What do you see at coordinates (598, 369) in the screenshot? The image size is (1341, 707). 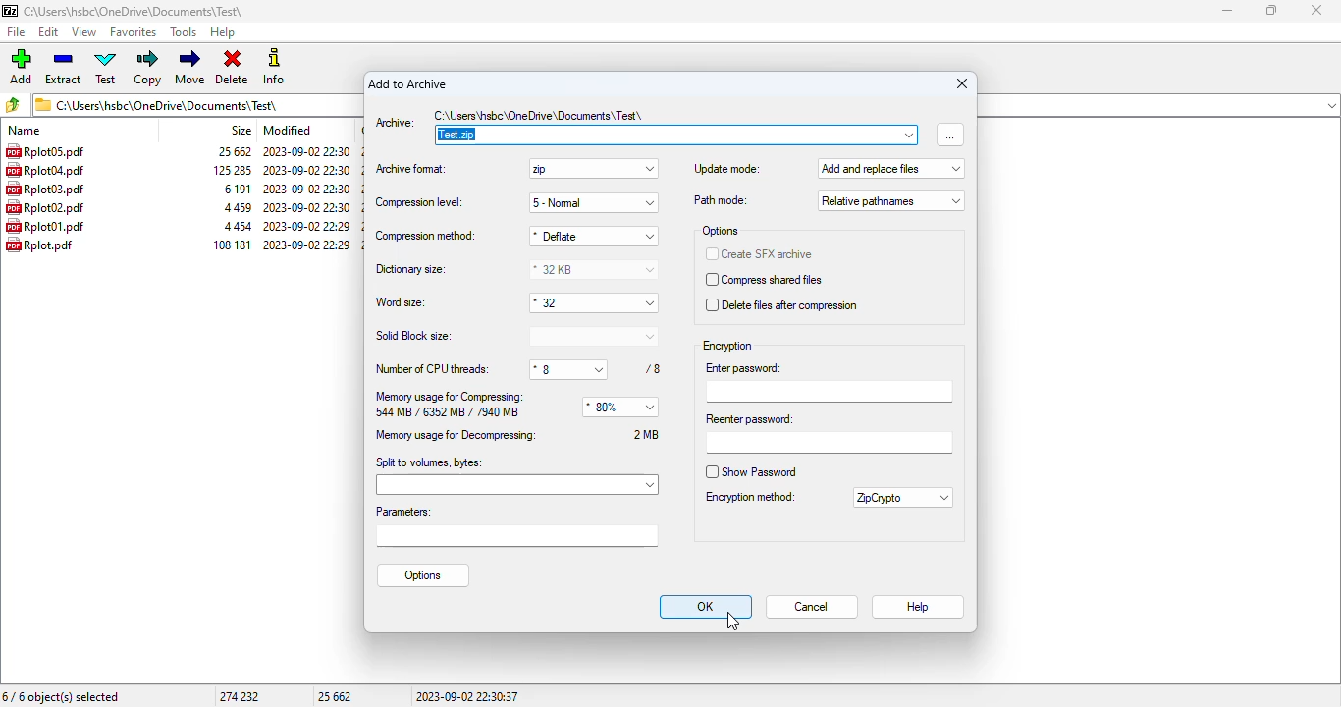 I see `*8/8` at bounding box center [598, 369].